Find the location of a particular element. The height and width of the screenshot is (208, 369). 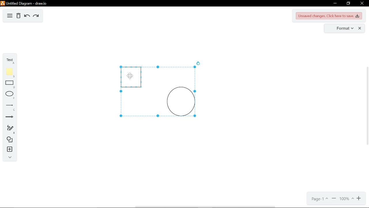

zoom out is located at coordinates (334, 199).